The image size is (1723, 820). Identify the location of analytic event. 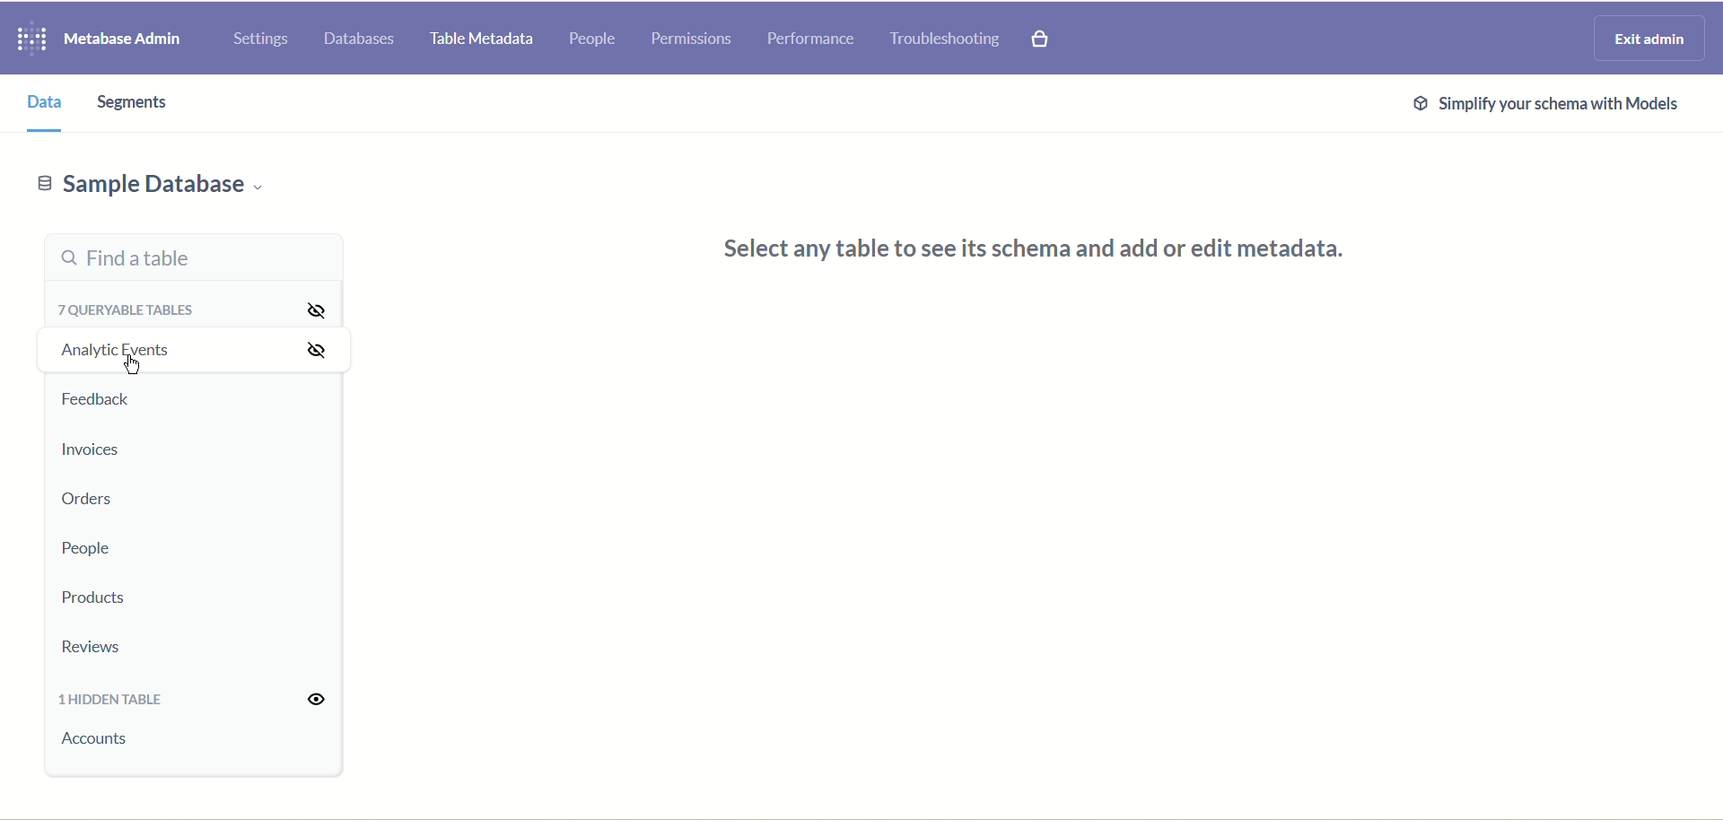
(112, 348).